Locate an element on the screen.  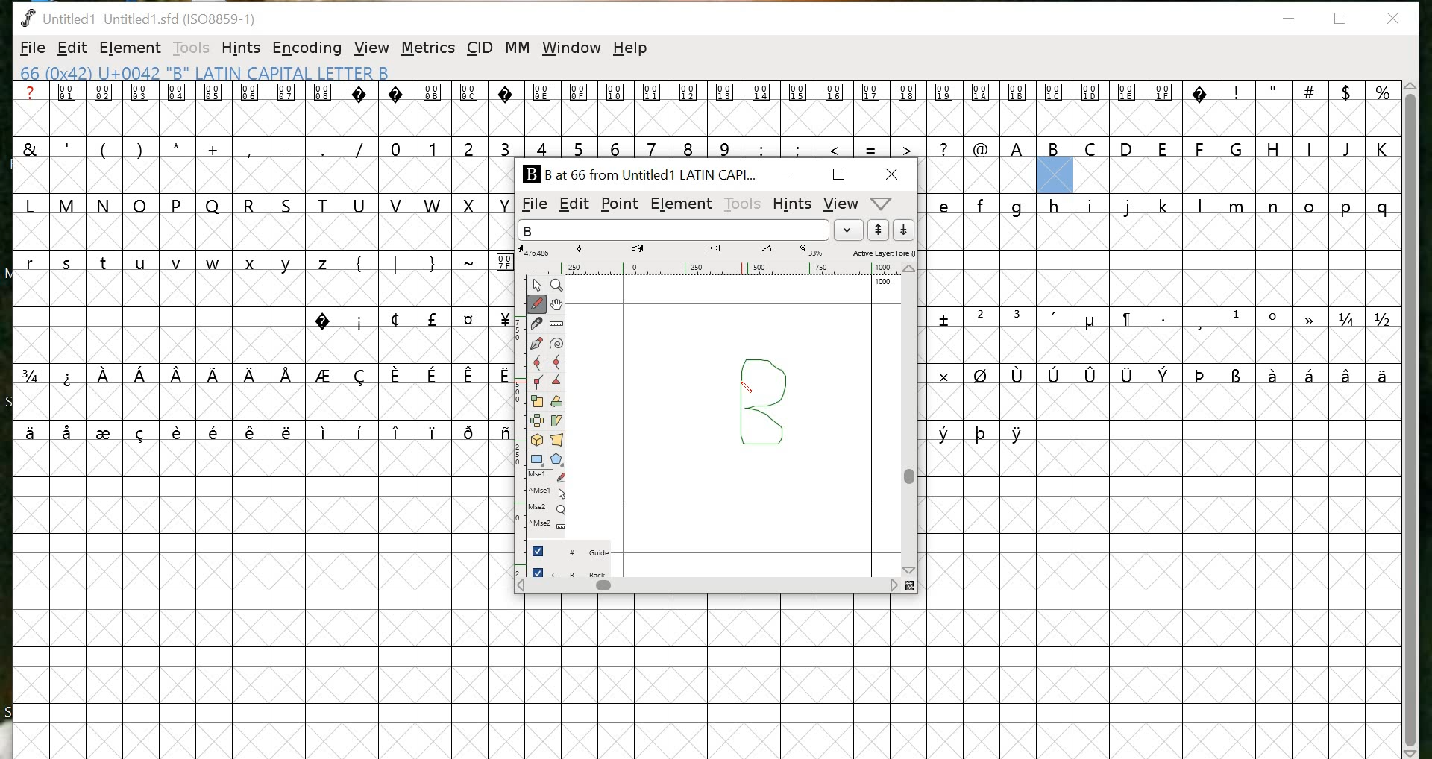
scrollbar is located at coordinates (1410, 418).